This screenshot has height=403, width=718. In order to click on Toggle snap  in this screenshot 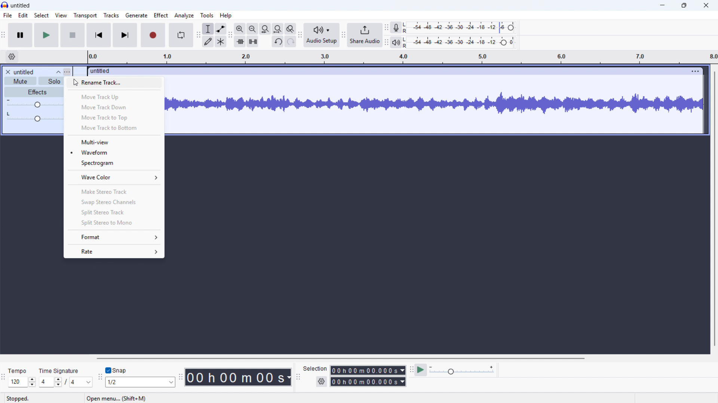, I will do `click(116, 370)`.